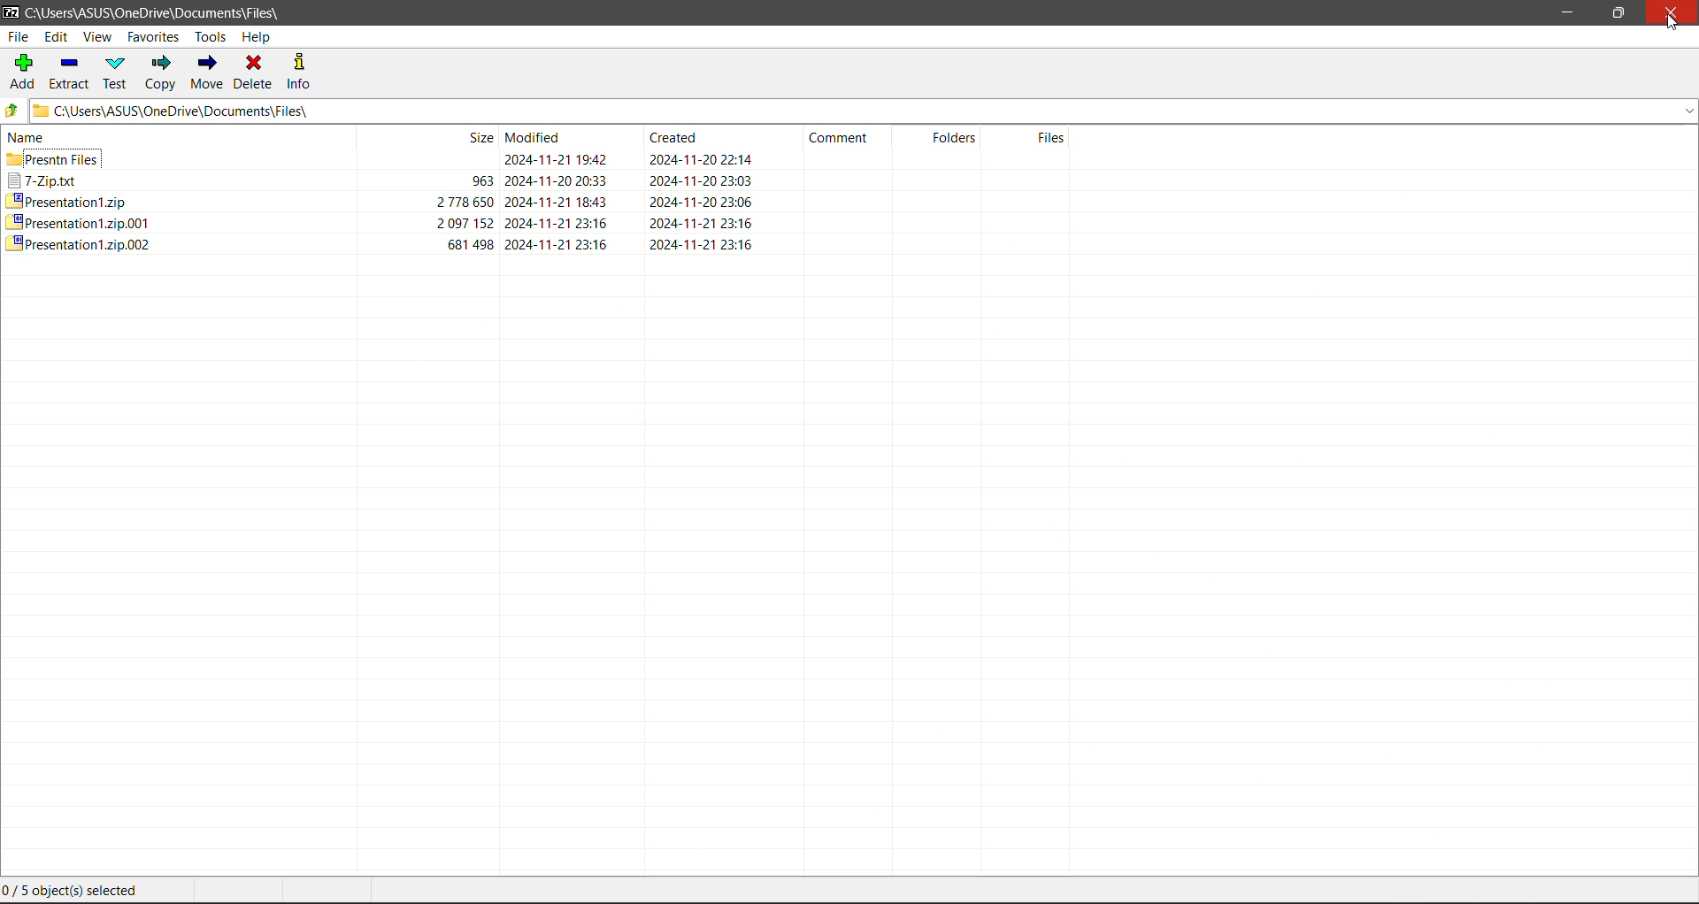  I want to click on Copy, so click(162, 73).